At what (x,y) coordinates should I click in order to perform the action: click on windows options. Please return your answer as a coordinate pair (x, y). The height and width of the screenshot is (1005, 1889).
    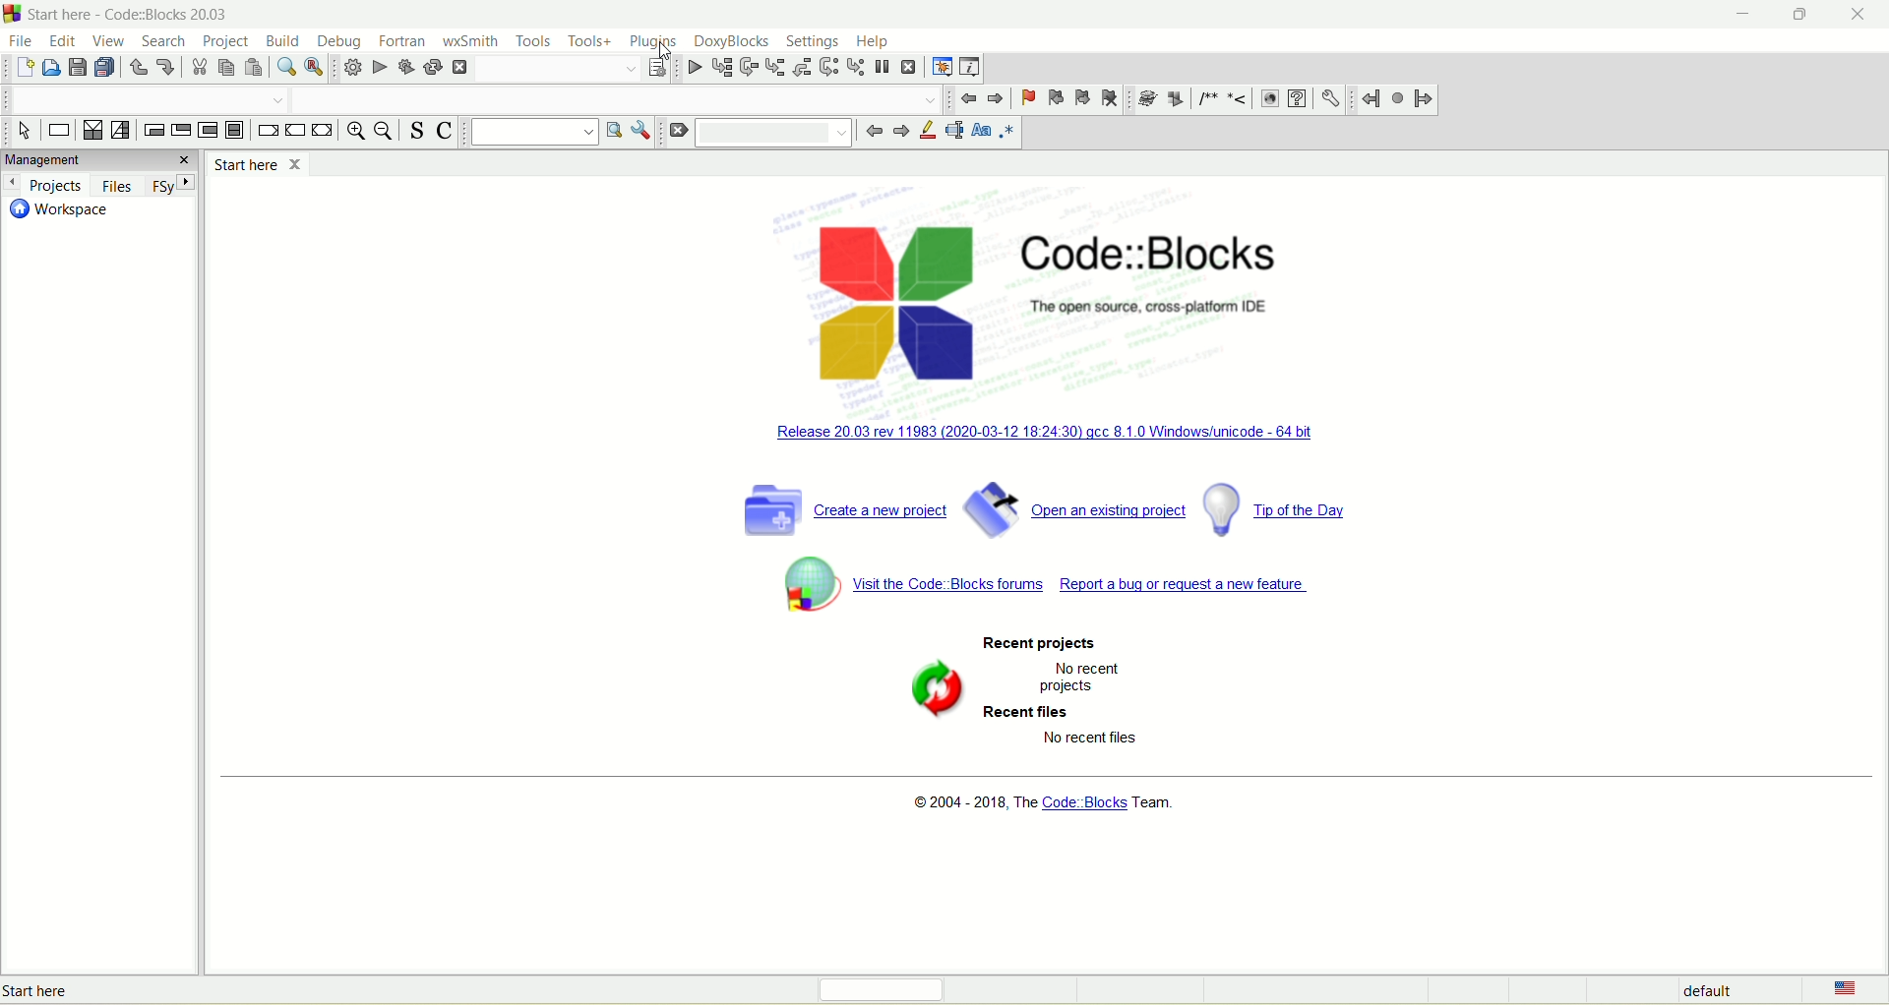
    Looking at the image, I should click on (641, 134).